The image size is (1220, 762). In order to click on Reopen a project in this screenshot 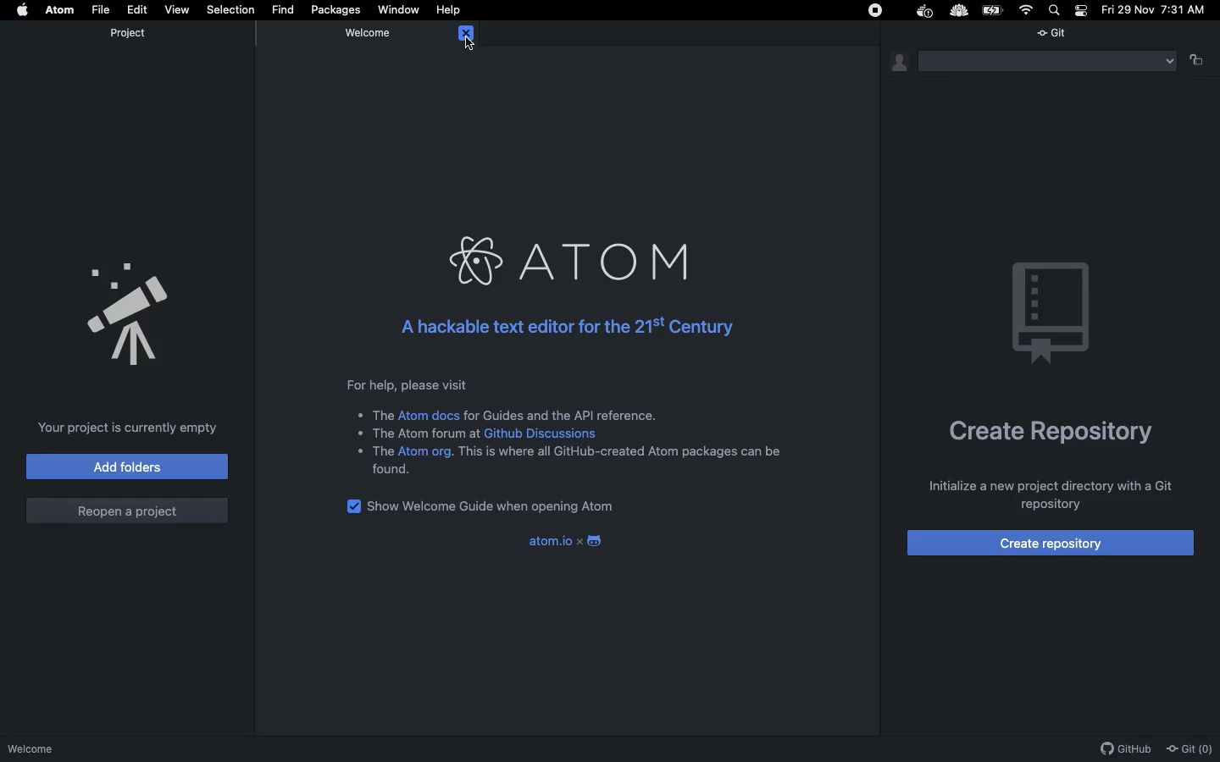, I will do `click(128, 513)`.